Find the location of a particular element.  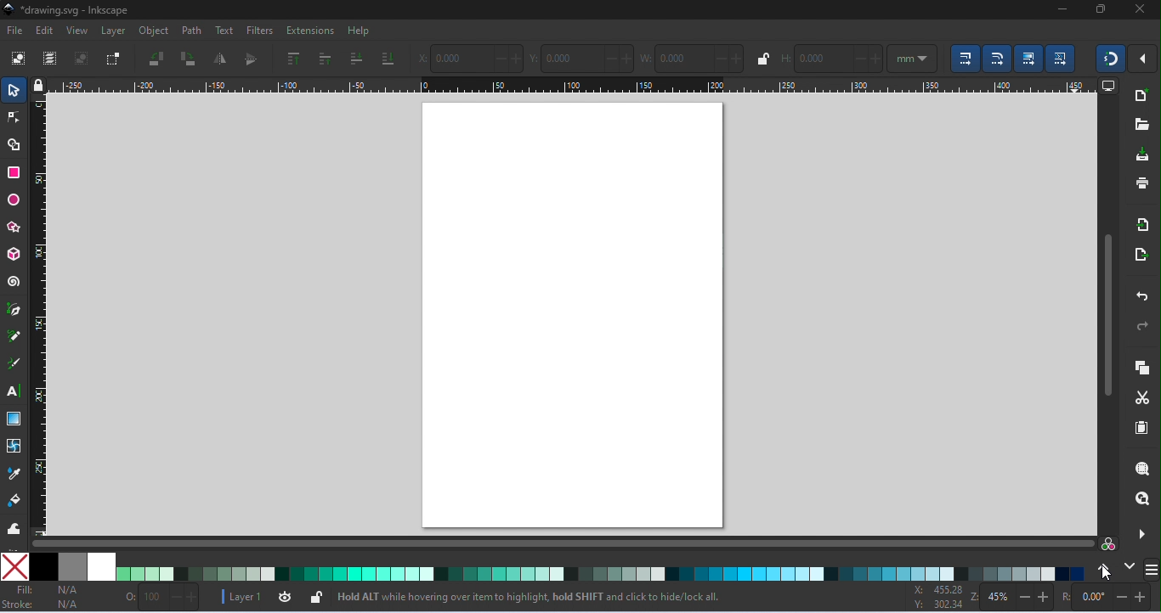

zoom percentage is located at coordinates (1012, 597).